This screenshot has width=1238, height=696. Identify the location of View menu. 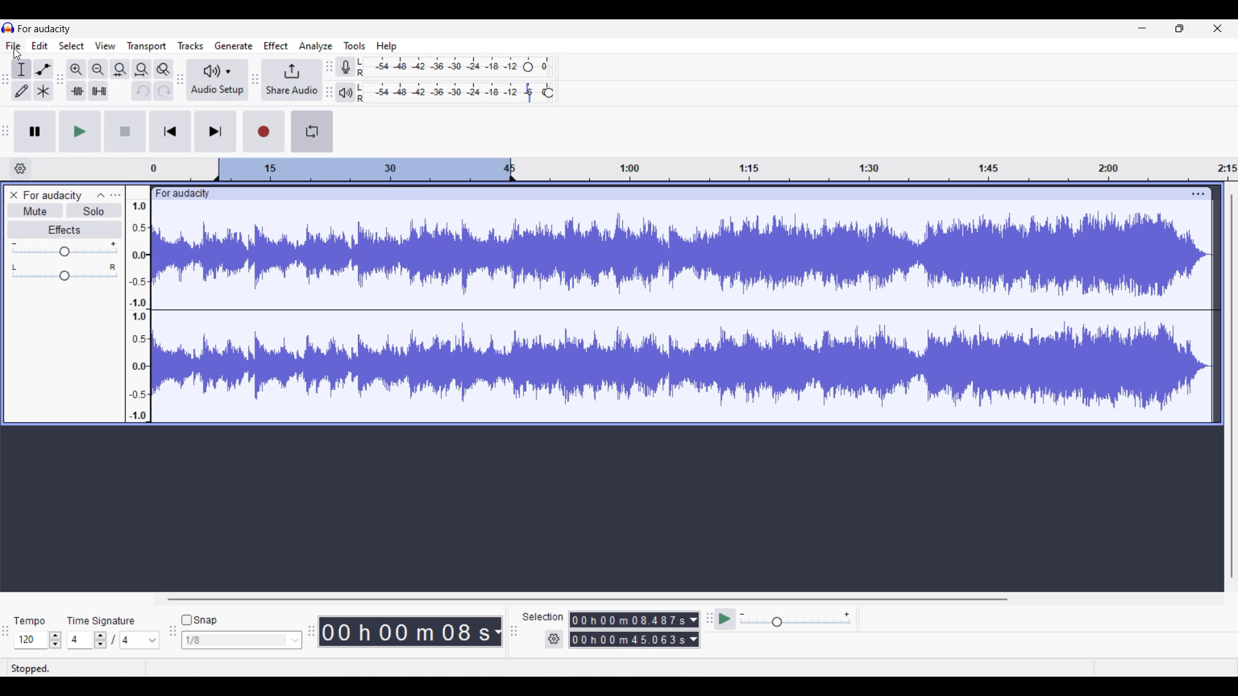
(106, 46).